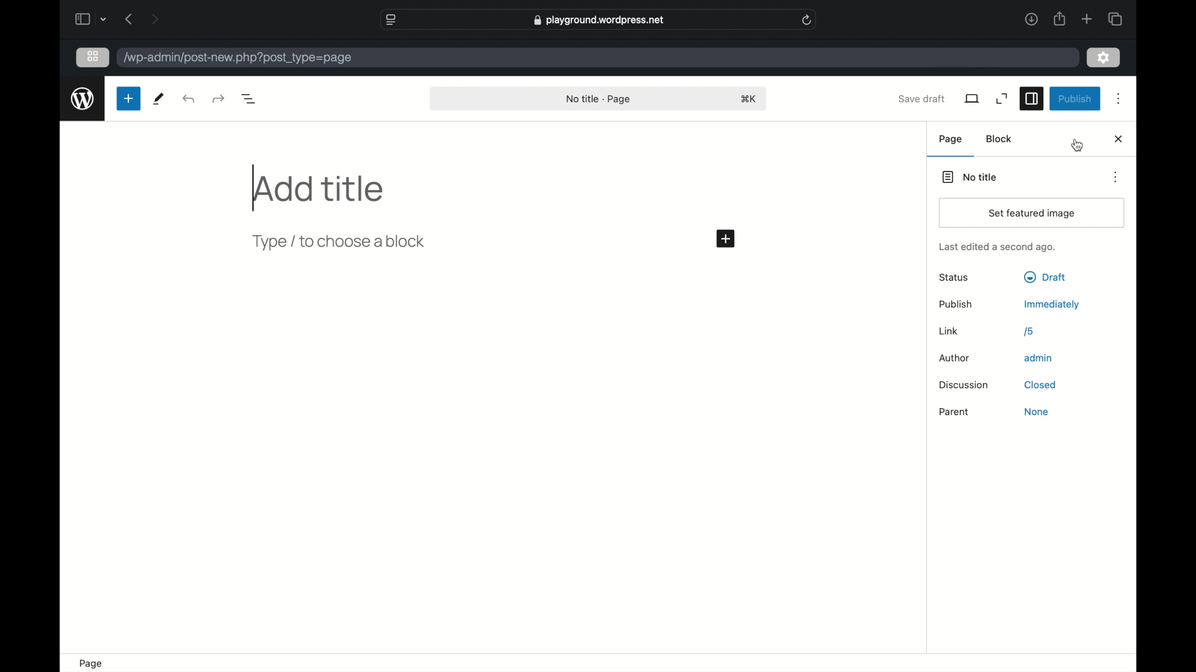  I want to click on immediately, so click(1052, 305).